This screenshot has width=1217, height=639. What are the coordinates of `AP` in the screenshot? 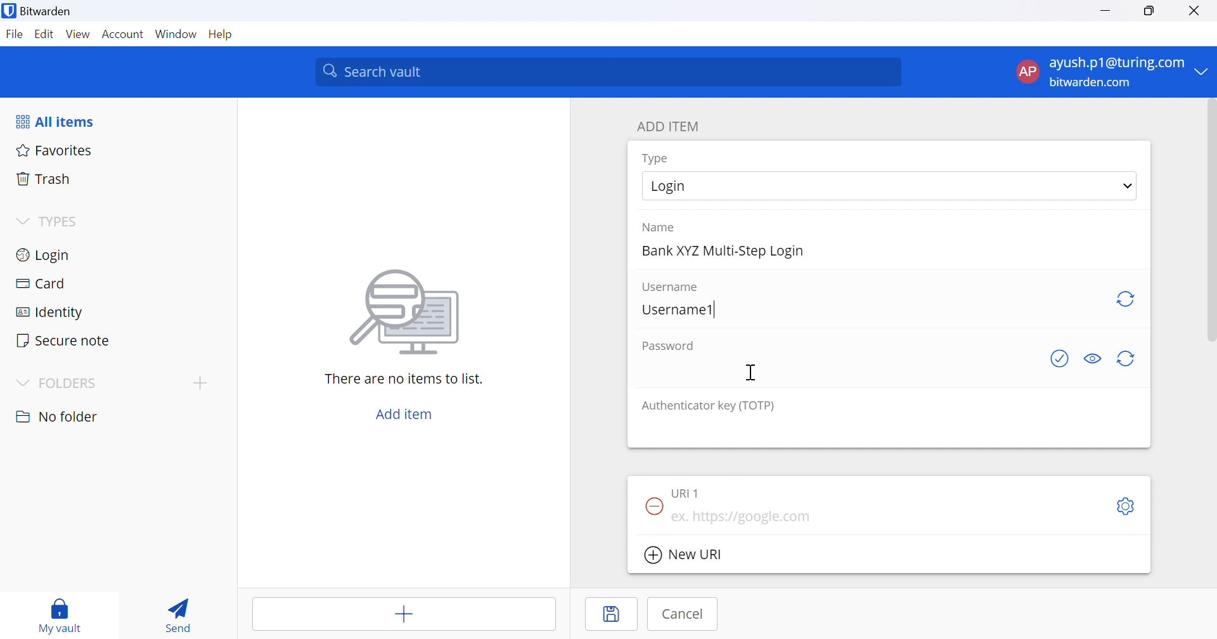 It's located at (1026, 71).